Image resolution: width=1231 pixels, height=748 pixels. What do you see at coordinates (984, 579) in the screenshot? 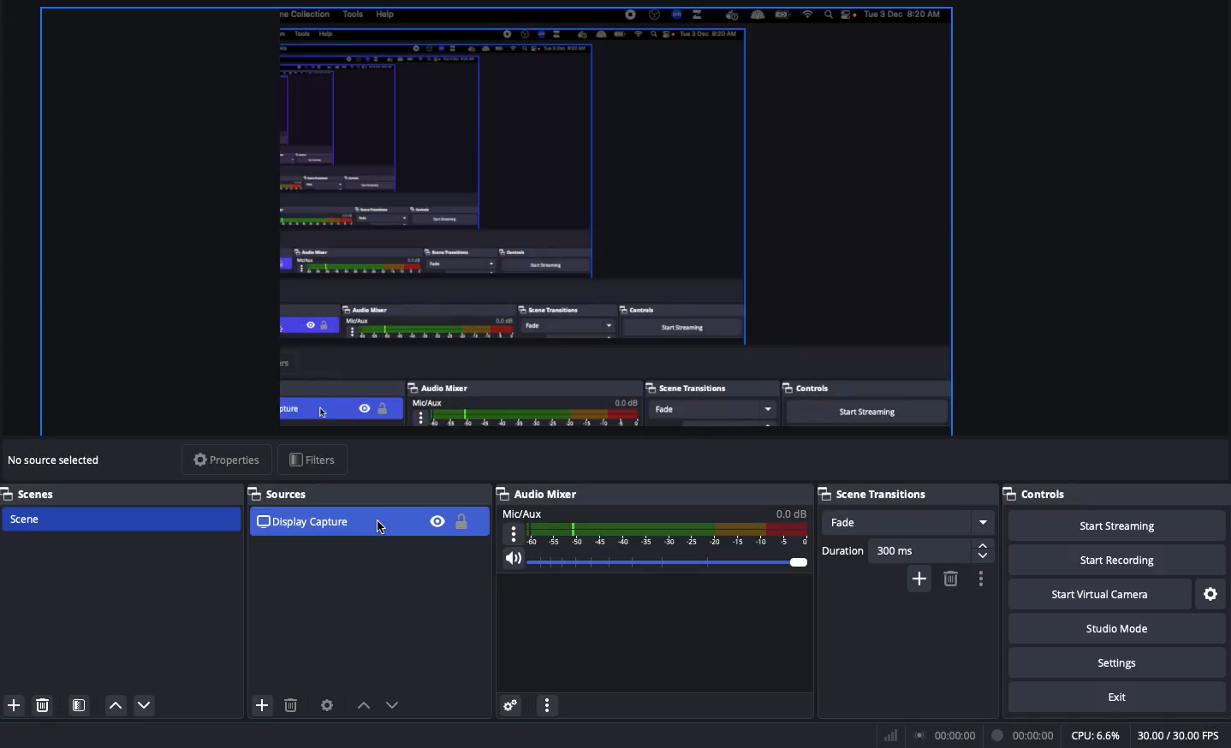
I see `options` at bounding box center [984, 579].